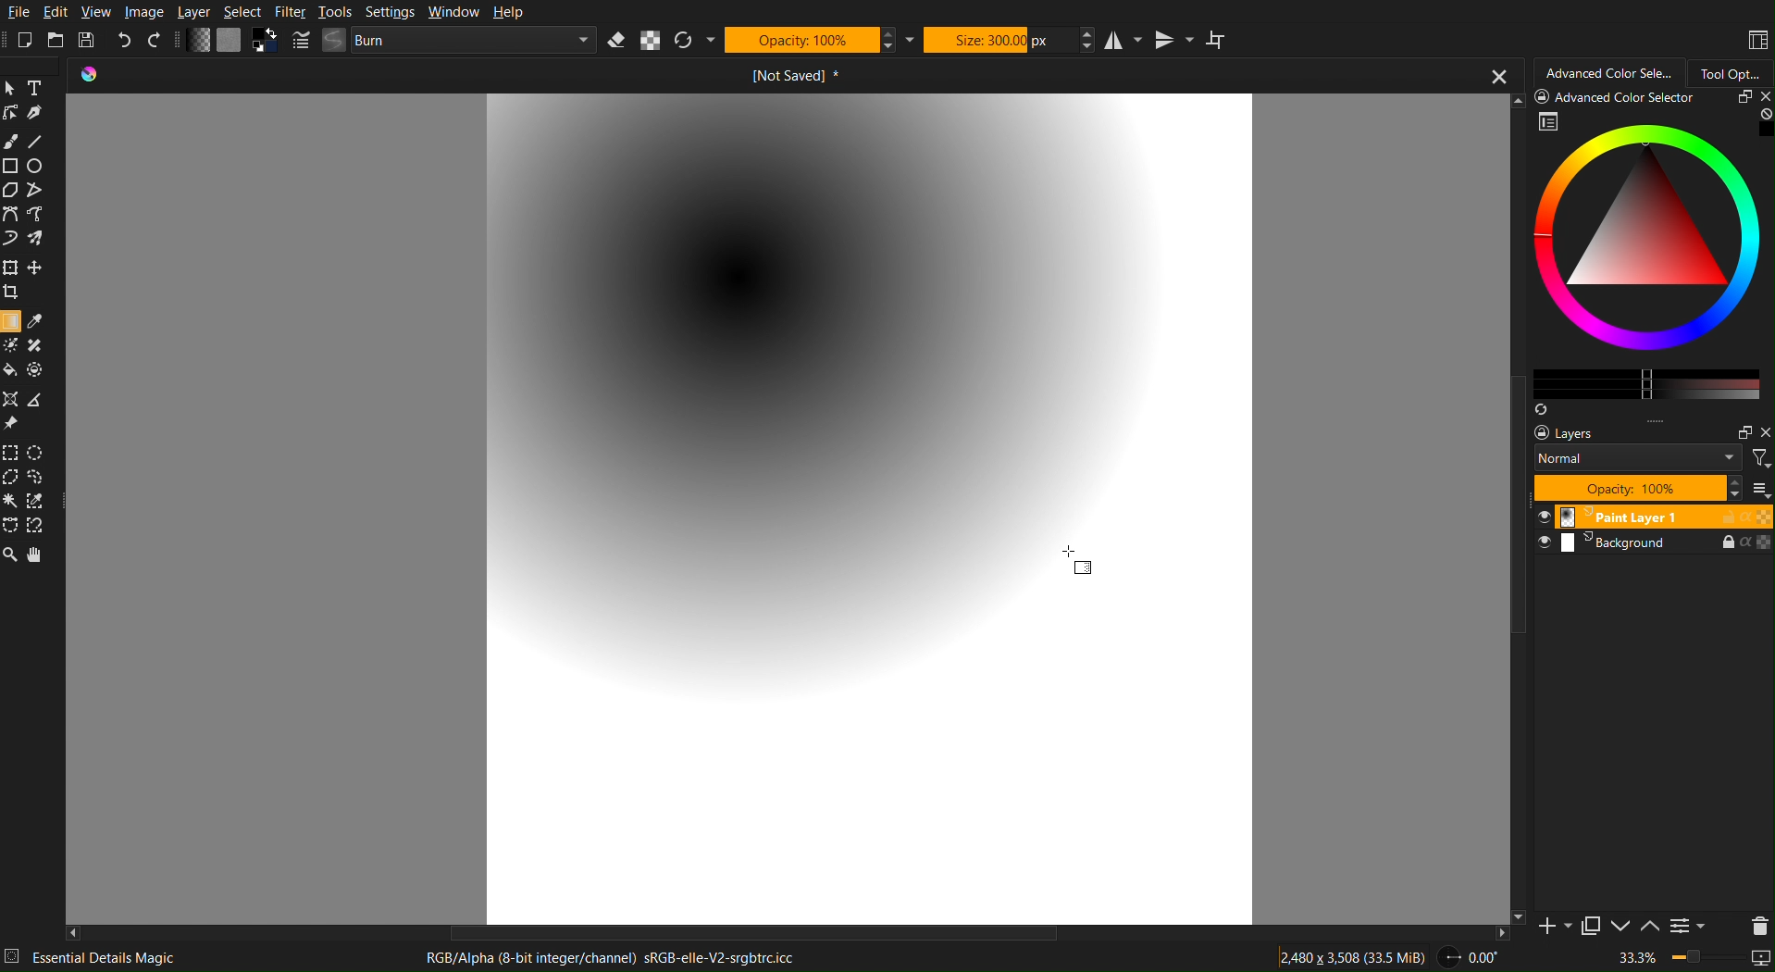 This screenshot has width=1775, height=972. I want to click on Current document, so click(790, 77).